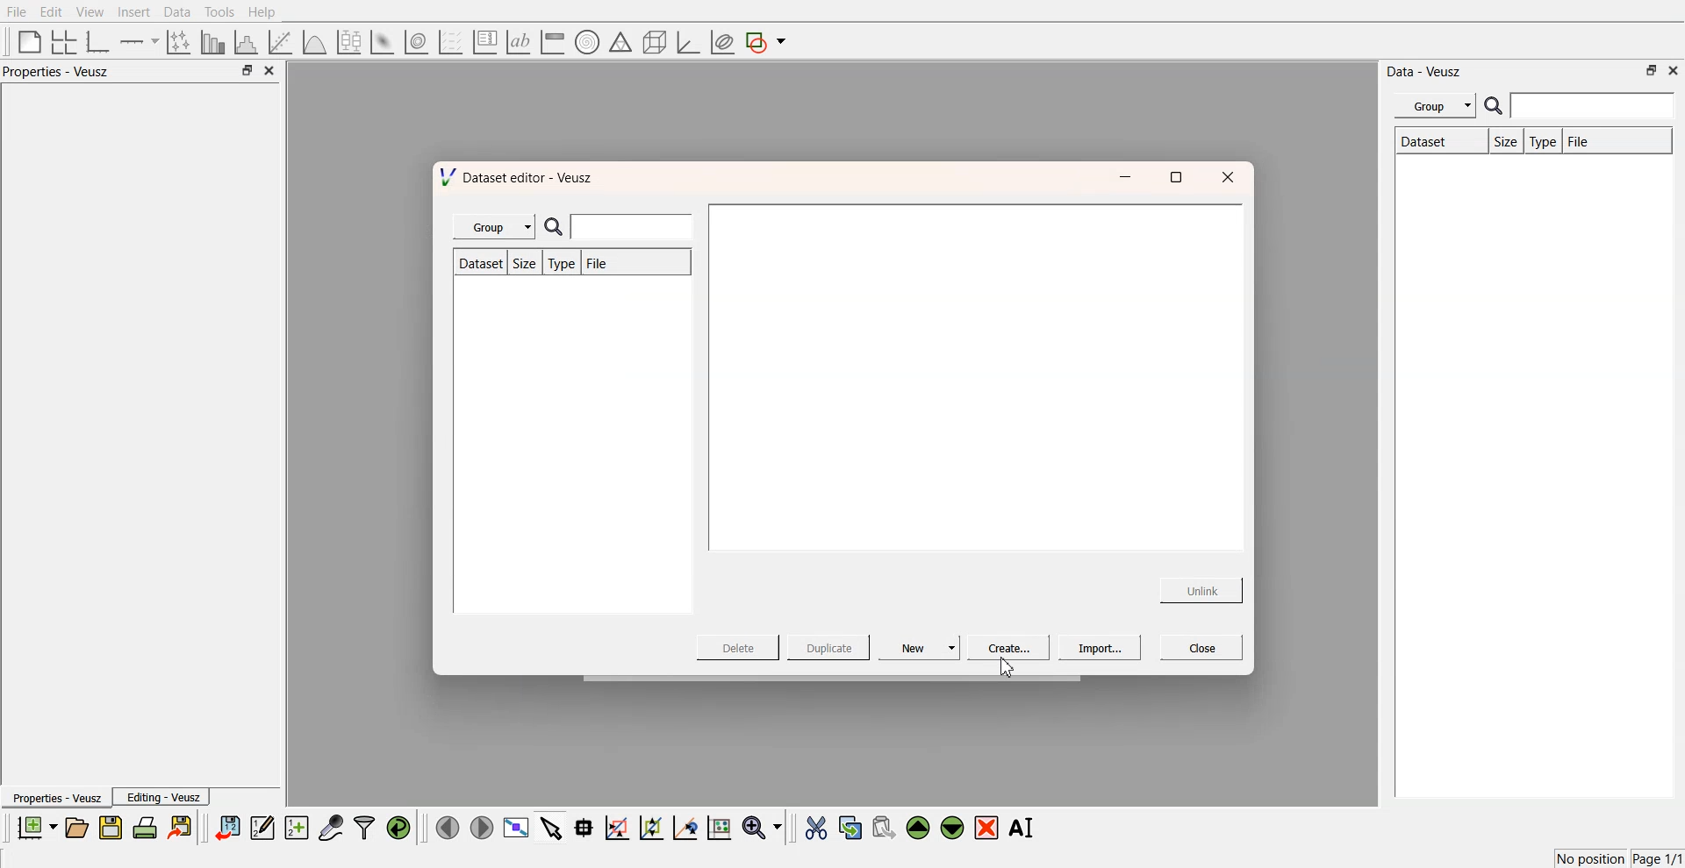 Image resolution: width=1685 pixels, height=868 pixels. Describe the element at coordinates (89, 12) in the screenshot. I see `View` at that location.